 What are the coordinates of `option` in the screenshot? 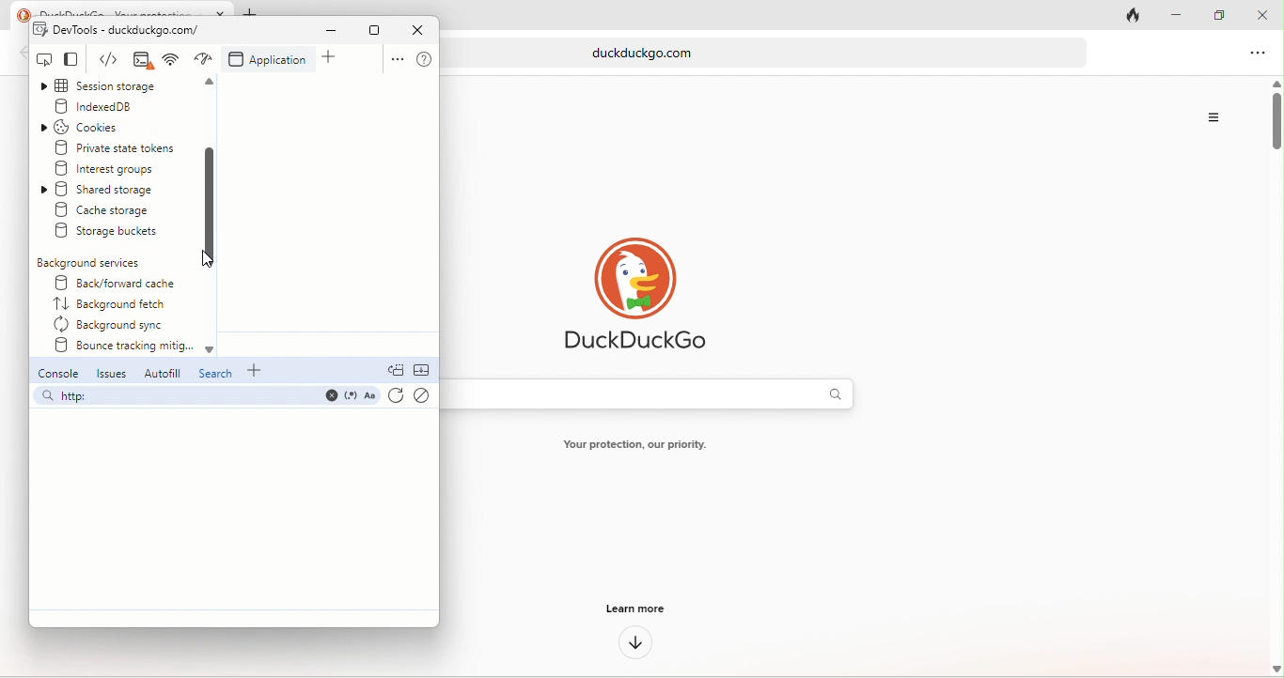 It's located at (394, 61).